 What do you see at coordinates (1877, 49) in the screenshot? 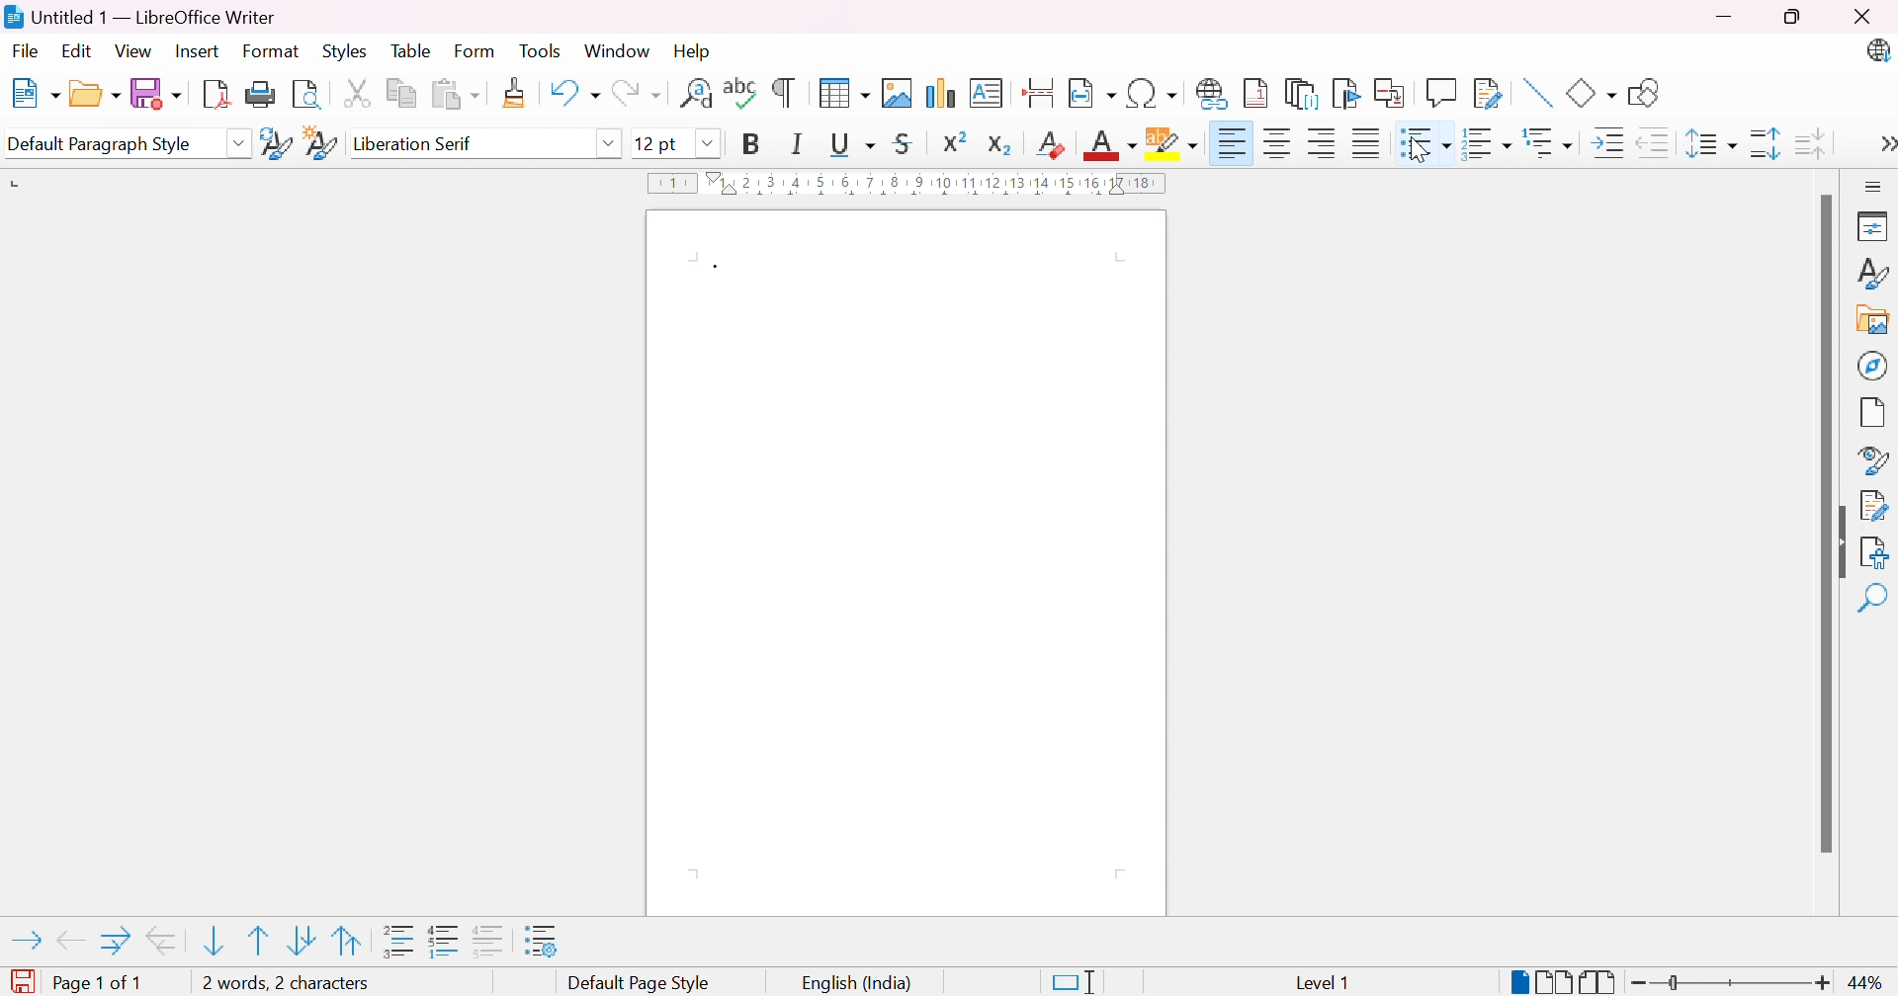
I see `LibreOffice update available` at bounding box center [1877, 49].